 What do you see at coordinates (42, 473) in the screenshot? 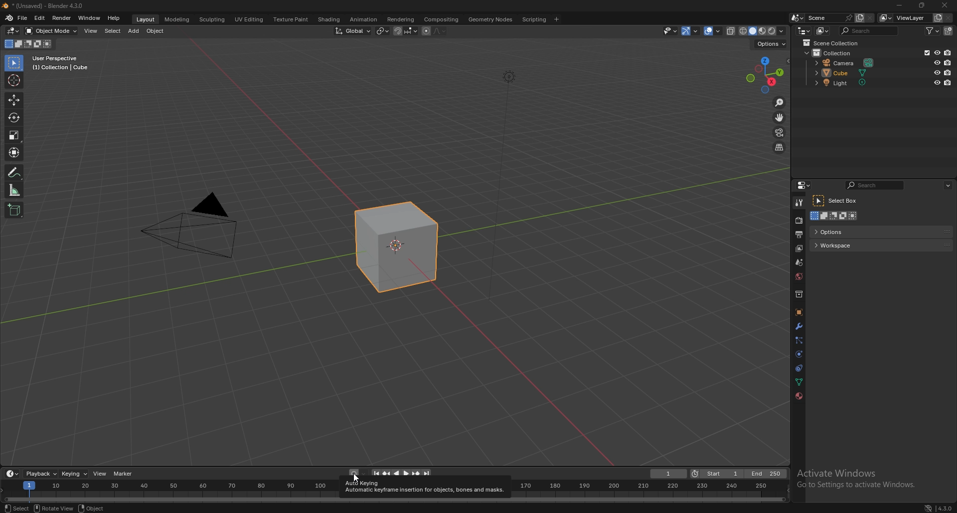
I see `playback` at bounding box center [42, 473].